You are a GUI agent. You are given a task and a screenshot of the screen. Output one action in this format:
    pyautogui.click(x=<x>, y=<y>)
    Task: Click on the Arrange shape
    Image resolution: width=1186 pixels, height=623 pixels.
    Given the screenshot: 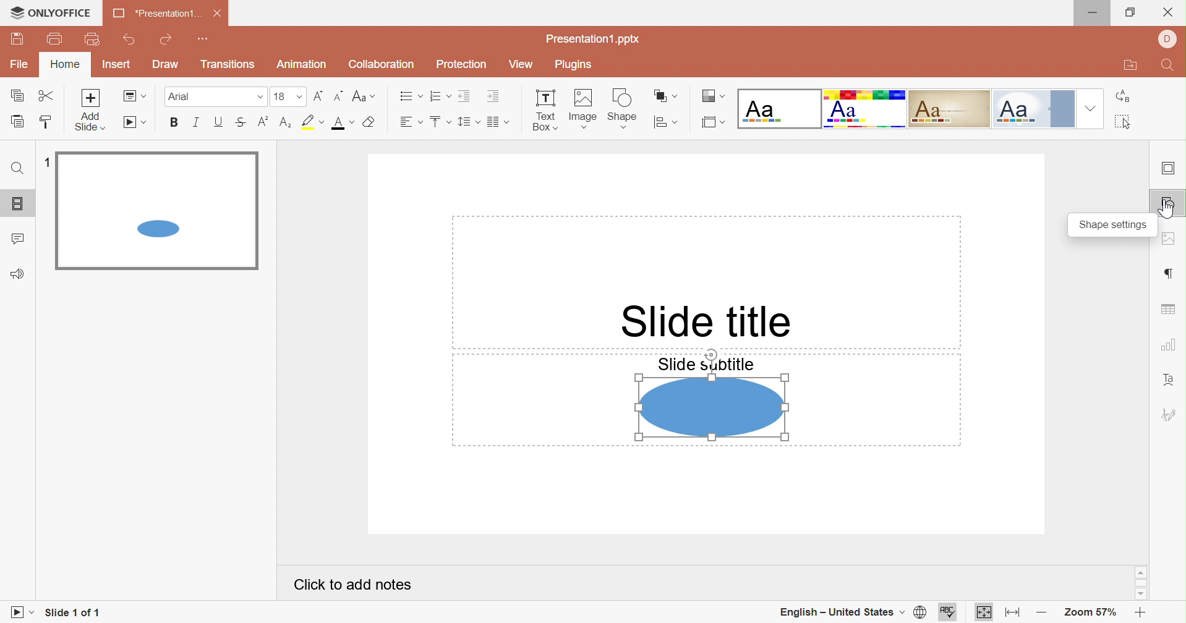 What is the action you would take?
    pyautogui.click(x=664, y=95)
    